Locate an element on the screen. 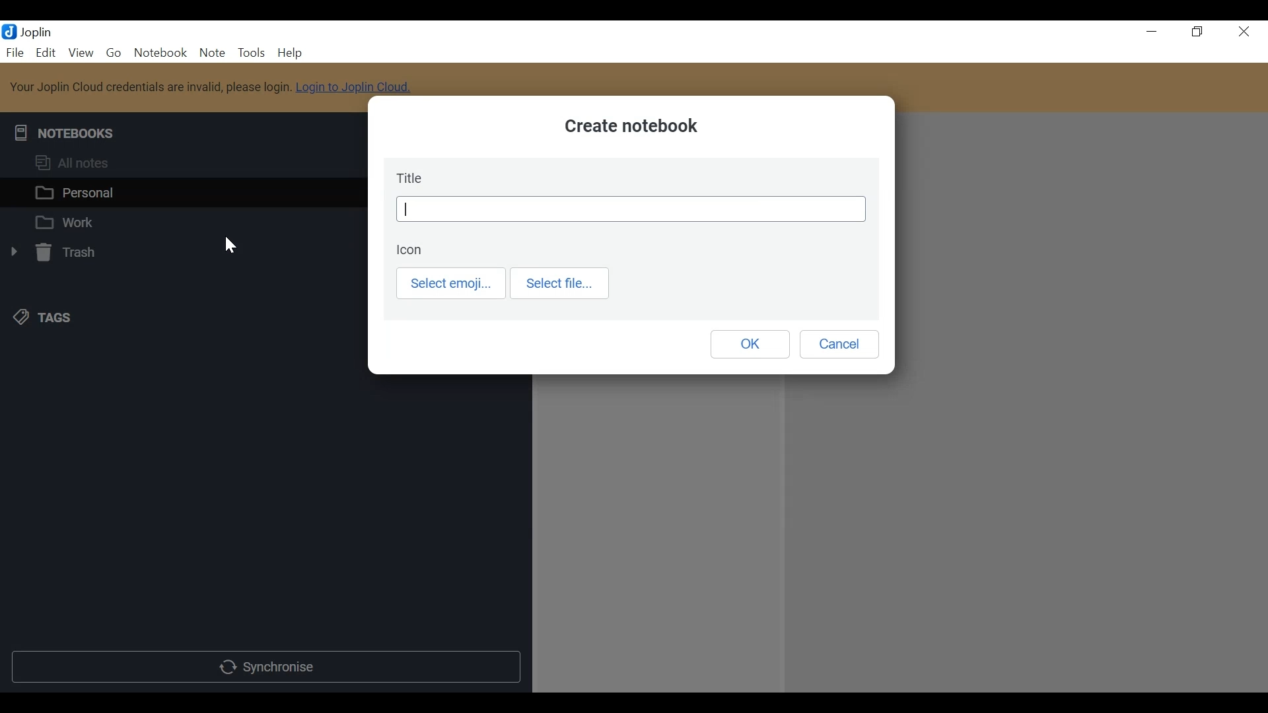 This screenshot has width=1268, height=713. Title is located at coordinates (631, 210).